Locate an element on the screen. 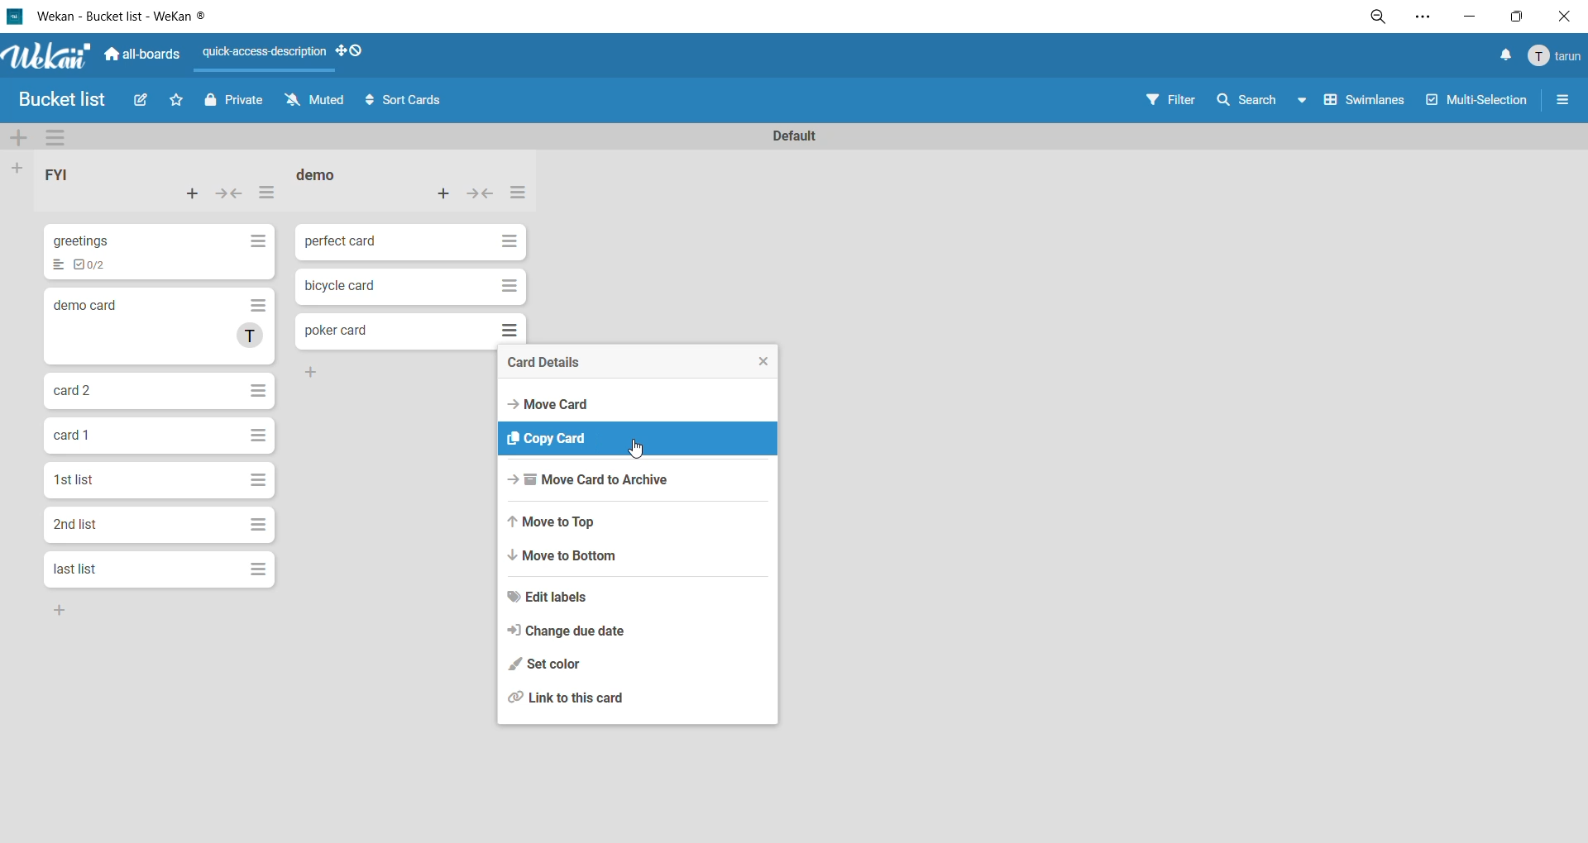 This screenshot has width=1588, height=843. Hamburger is located at coordinates (506, 286).